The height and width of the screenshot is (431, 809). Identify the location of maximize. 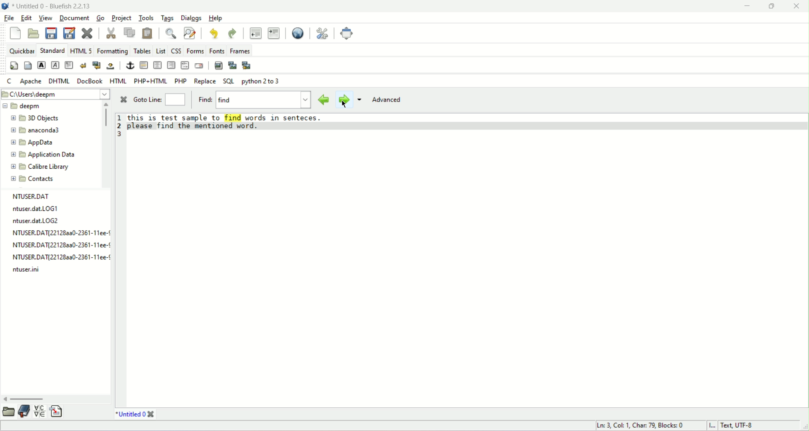
(771, 6).